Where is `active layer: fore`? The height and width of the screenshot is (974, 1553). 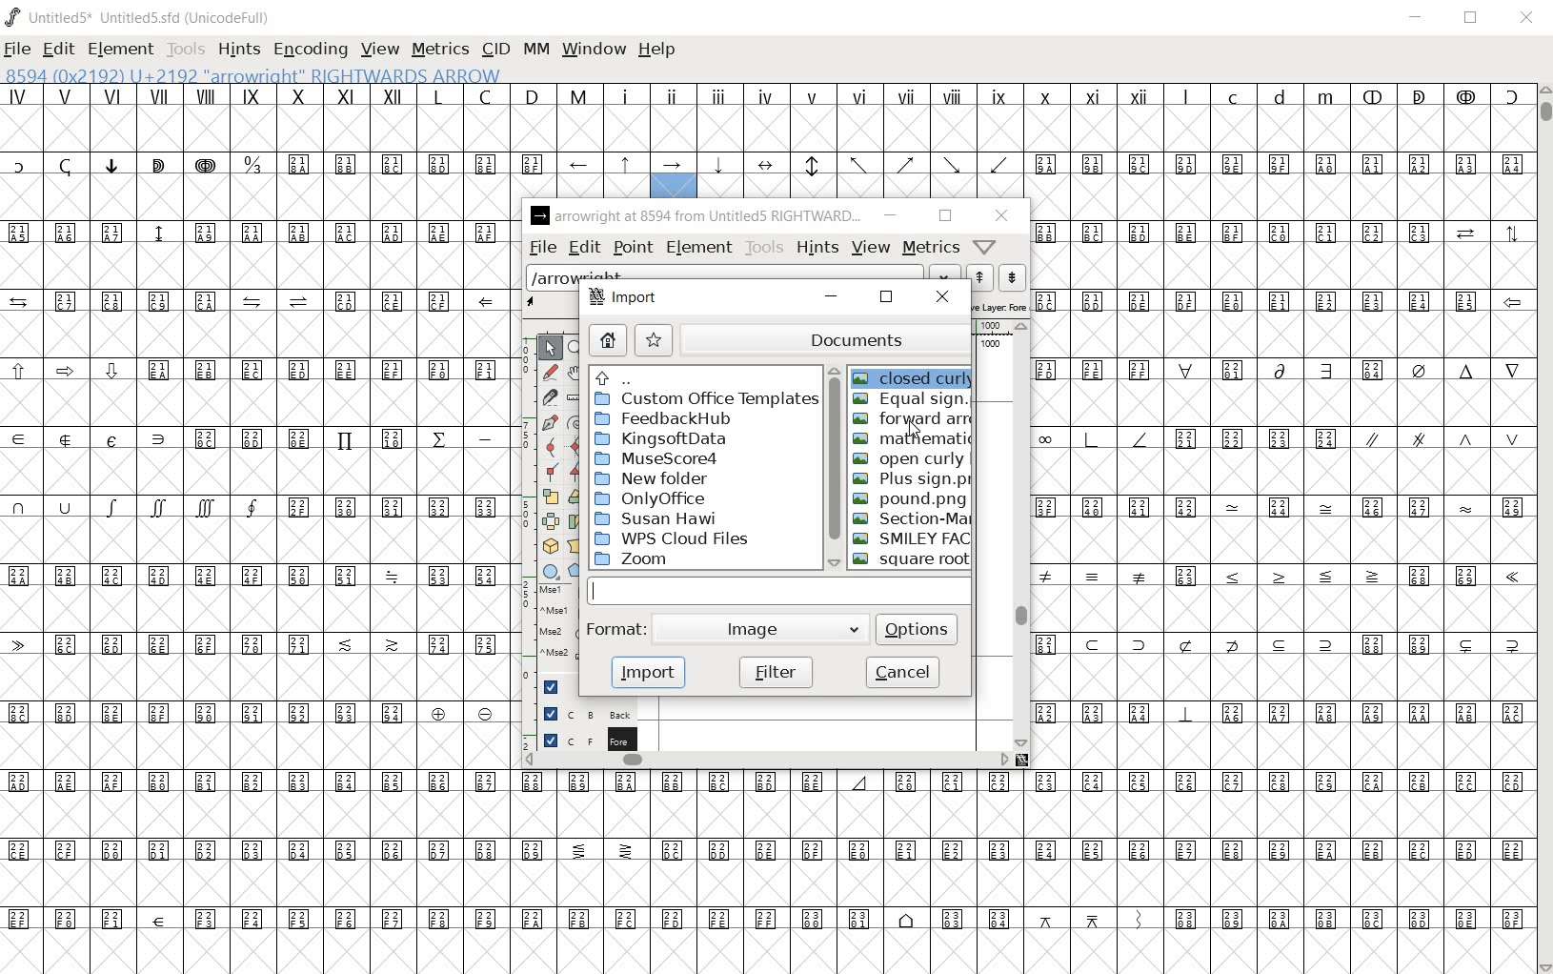 active layer: fore is located at coordinates (999, 305).